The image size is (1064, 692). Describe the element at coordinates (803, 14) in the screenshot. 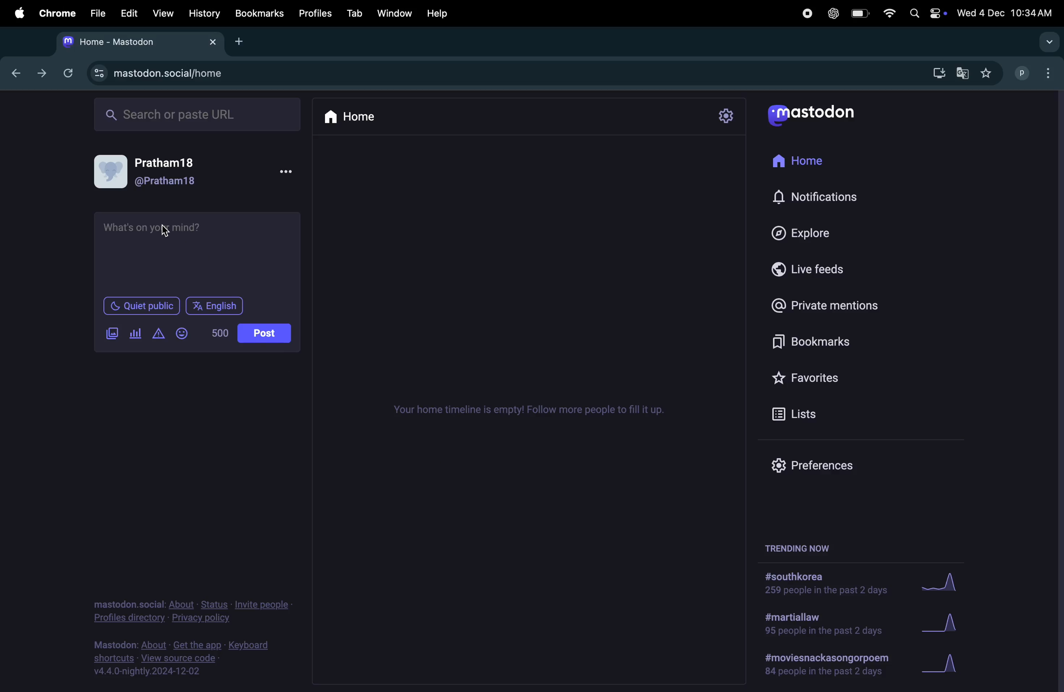

I see `record` at that location.